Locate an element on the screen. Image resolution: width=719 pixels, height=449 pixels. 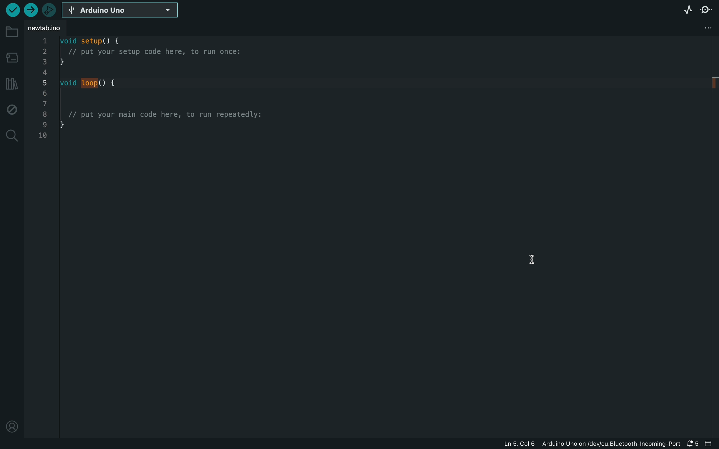
file tab is located at coordinates (51, 29).